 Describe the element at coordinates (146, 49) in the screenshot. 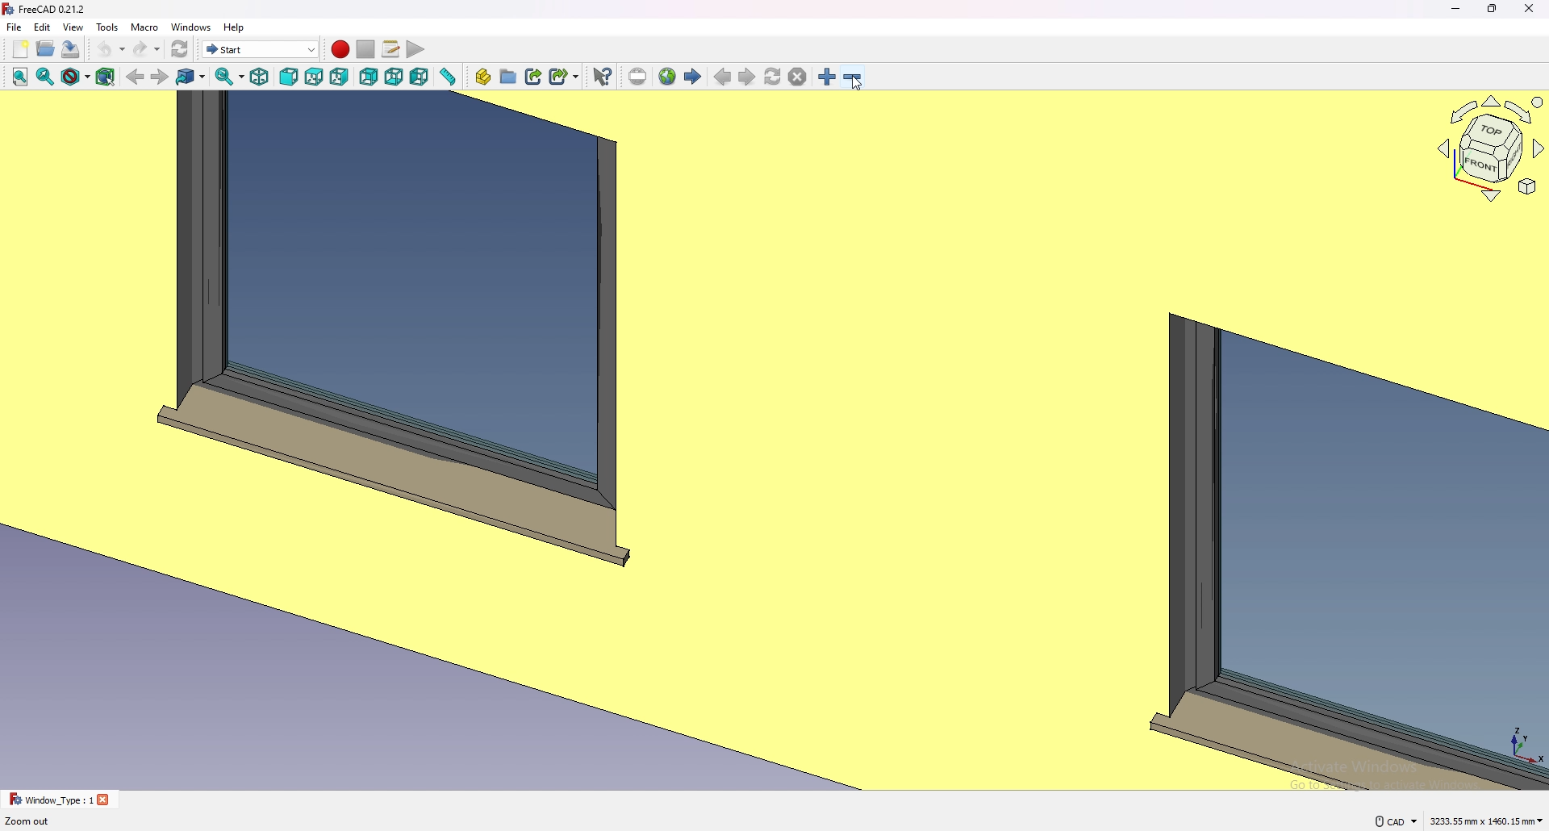

I see `redo` at that location.